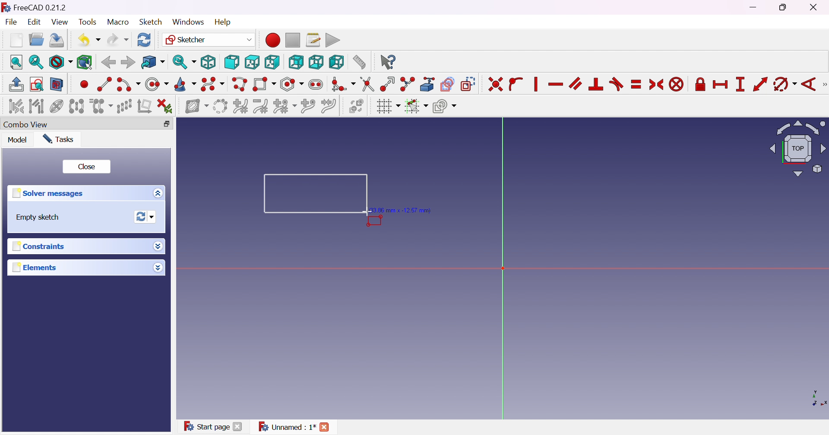  I want to click on Rectangular array, so click(125, 106).